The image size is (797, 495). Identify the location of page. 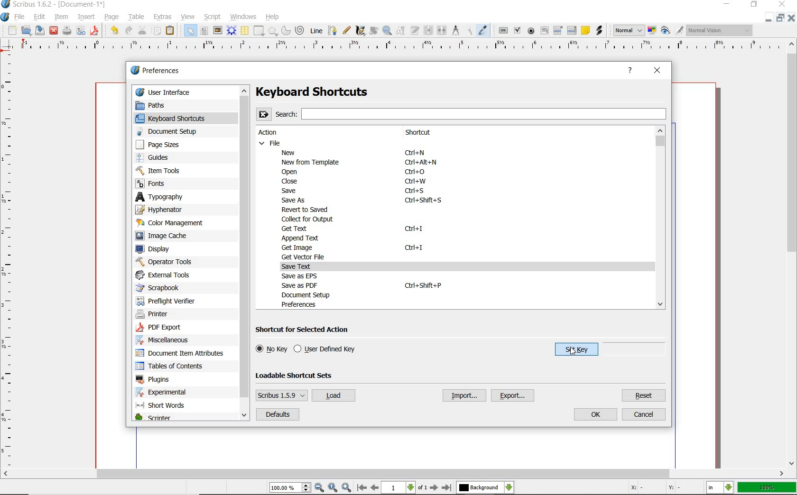
(111, 17).